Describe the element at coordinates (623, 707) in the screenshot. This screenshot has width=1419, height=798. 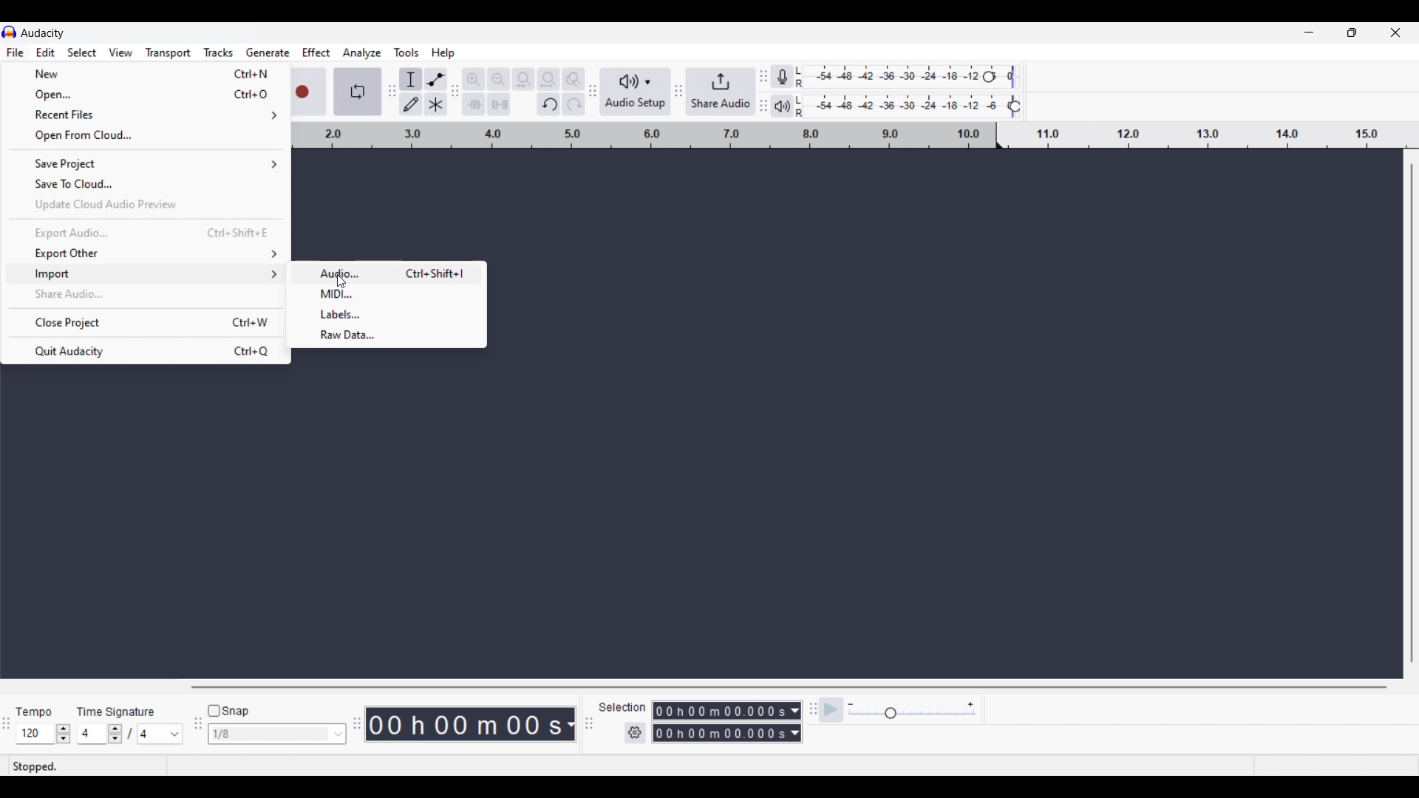
I see `Selection` at that location.